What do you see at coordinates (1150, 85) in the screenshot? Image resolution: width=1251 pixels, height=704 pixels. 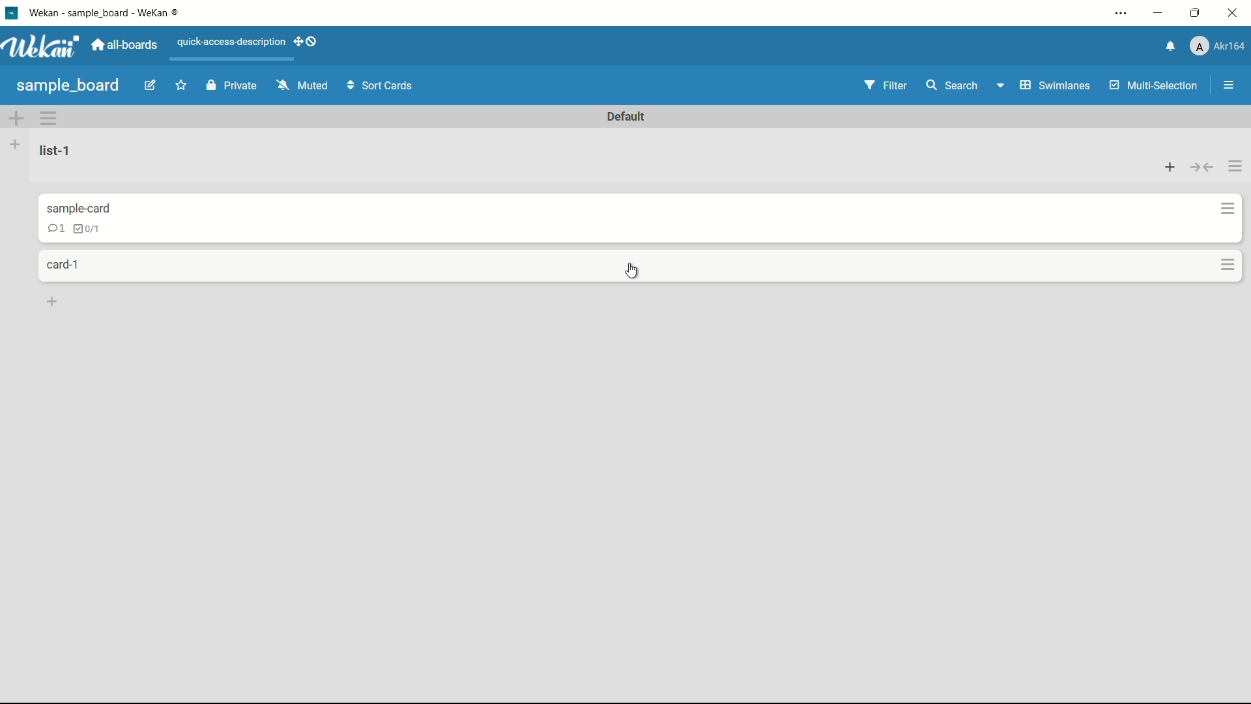 I see `multi-selection` at bounding box center [1150, 85].